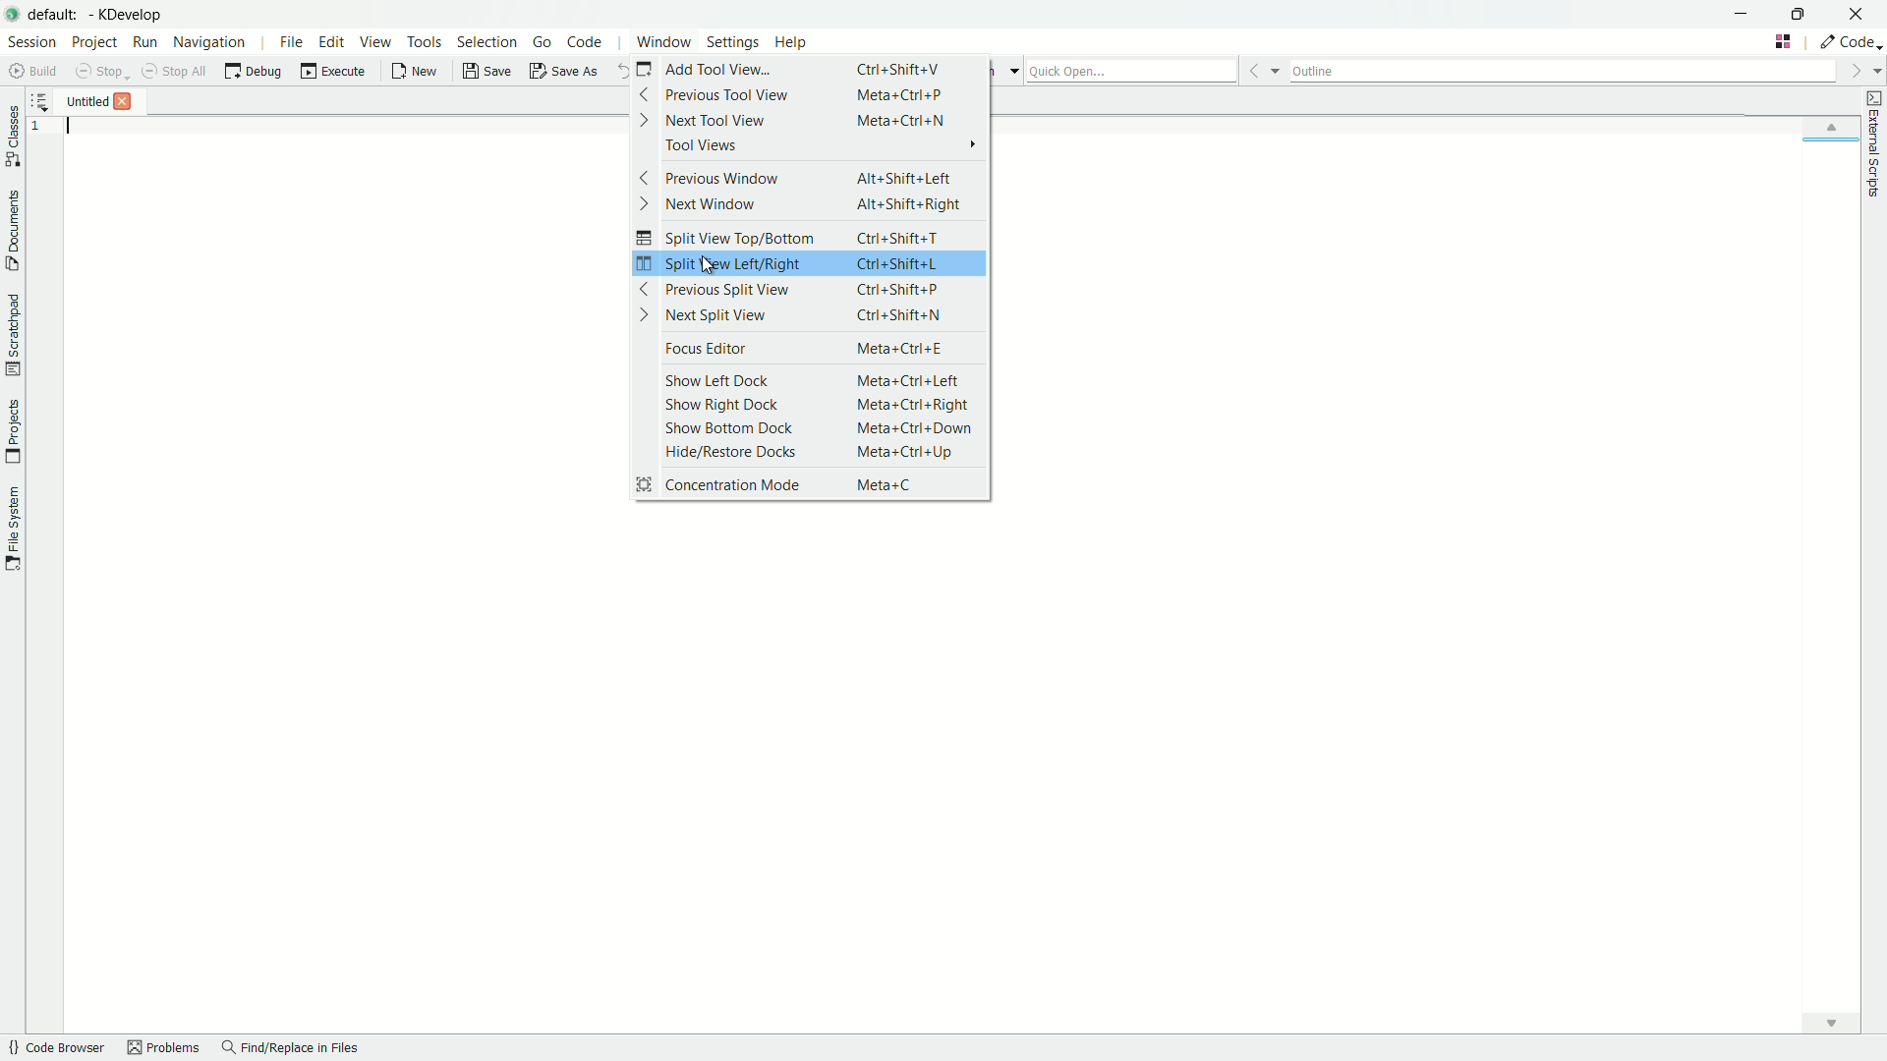 The height and width of the screenshot is (1061, 1887). I want to click on save, so click(486, 70).